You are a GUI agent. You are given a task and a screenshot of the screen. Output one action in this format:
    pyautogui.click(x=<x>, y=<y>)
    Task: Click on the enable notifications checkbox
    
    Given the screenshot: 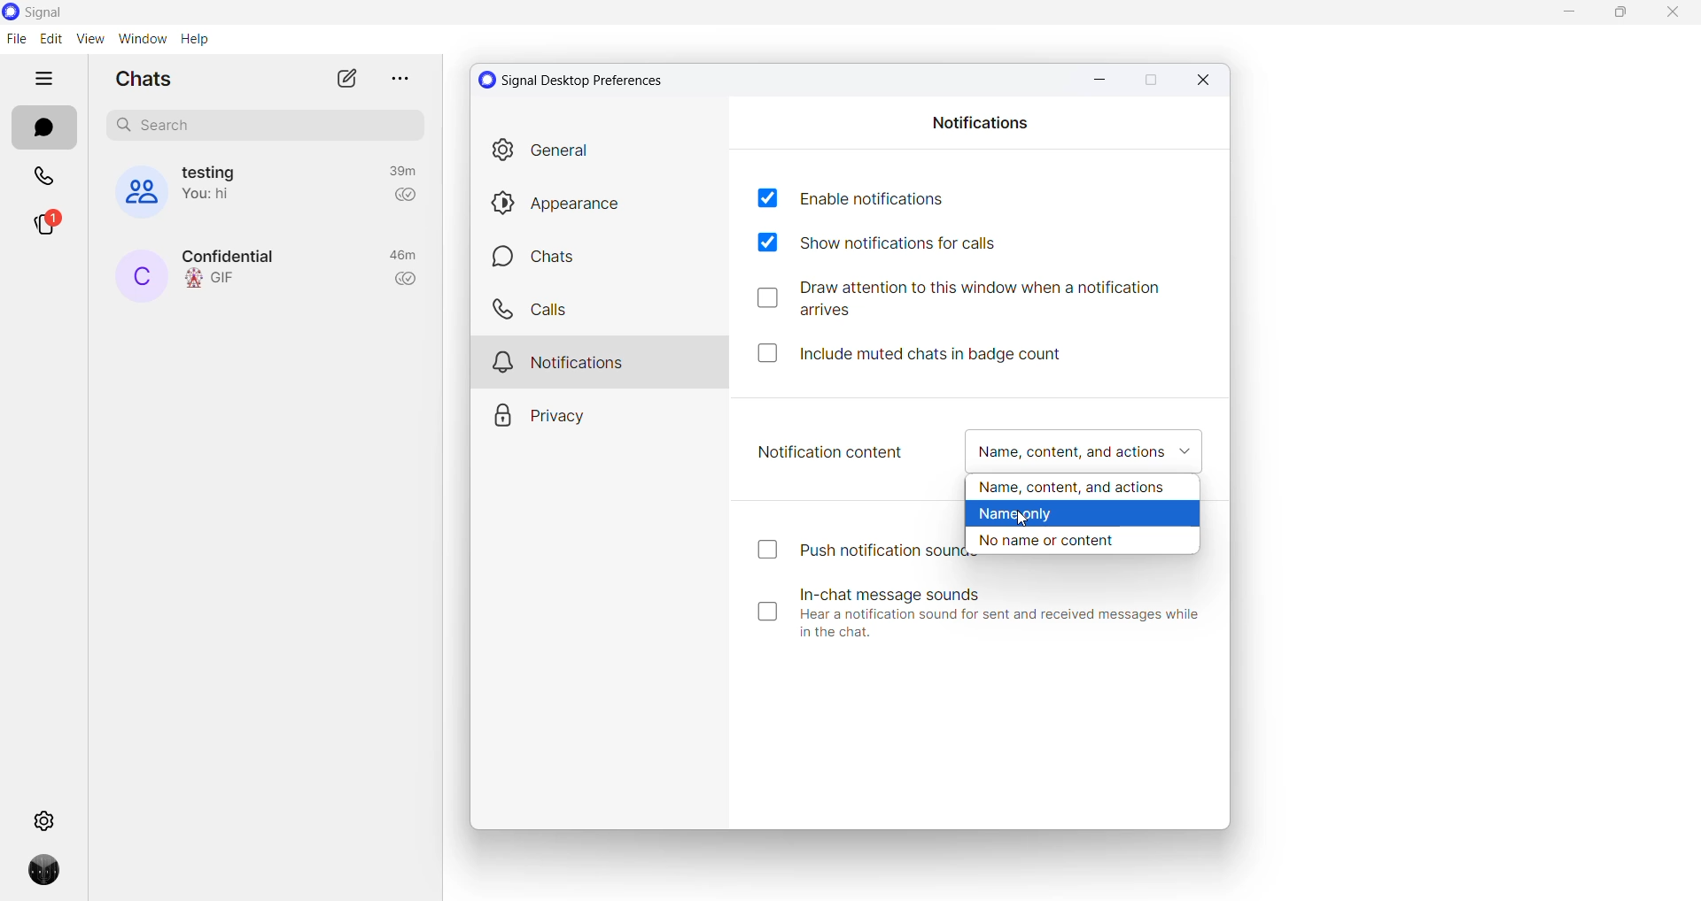 What is the action you would take?
    pyautogui.click(x=849, y=196)
    